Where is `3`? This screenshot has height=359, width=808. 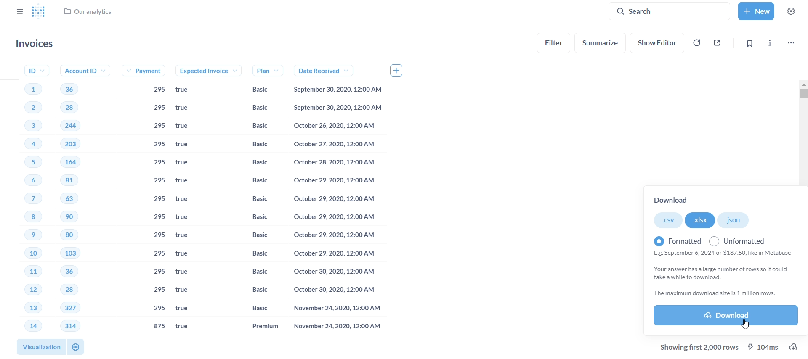
3 is located at coordinates (27, 127).